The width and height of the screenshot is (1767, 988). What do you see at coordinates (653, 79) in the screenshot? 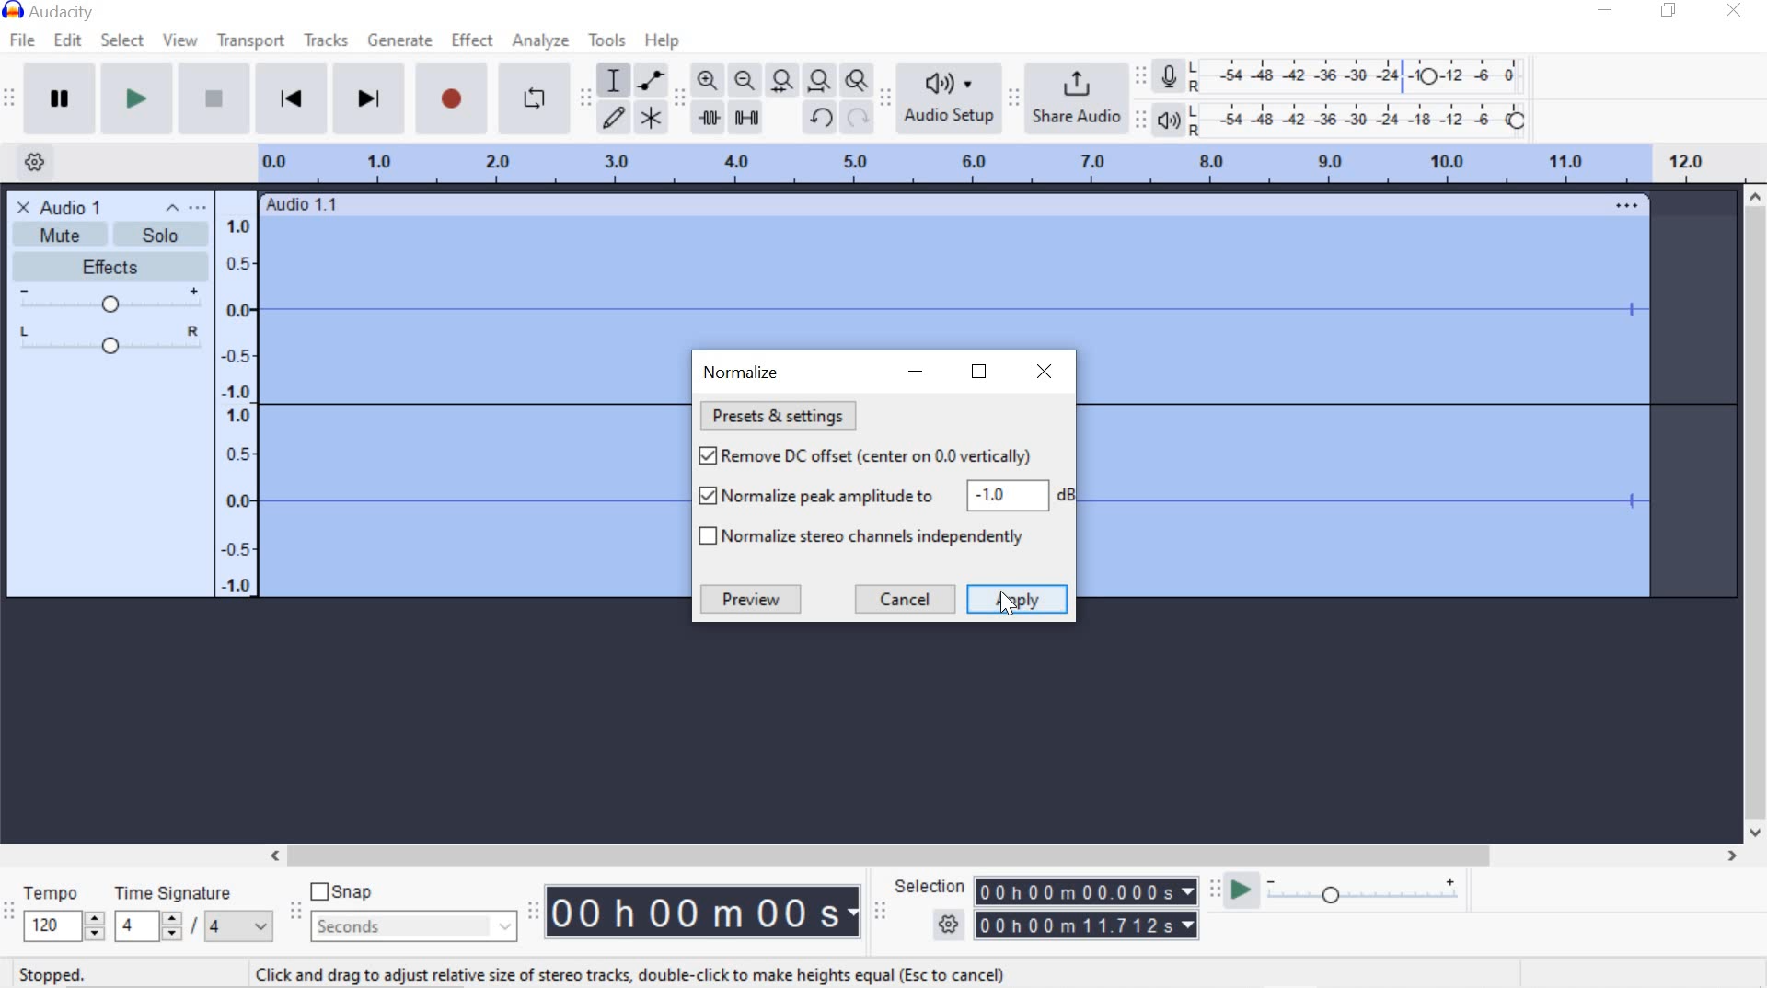
I see `Envelope Tool` at bounding box center [653, 79].